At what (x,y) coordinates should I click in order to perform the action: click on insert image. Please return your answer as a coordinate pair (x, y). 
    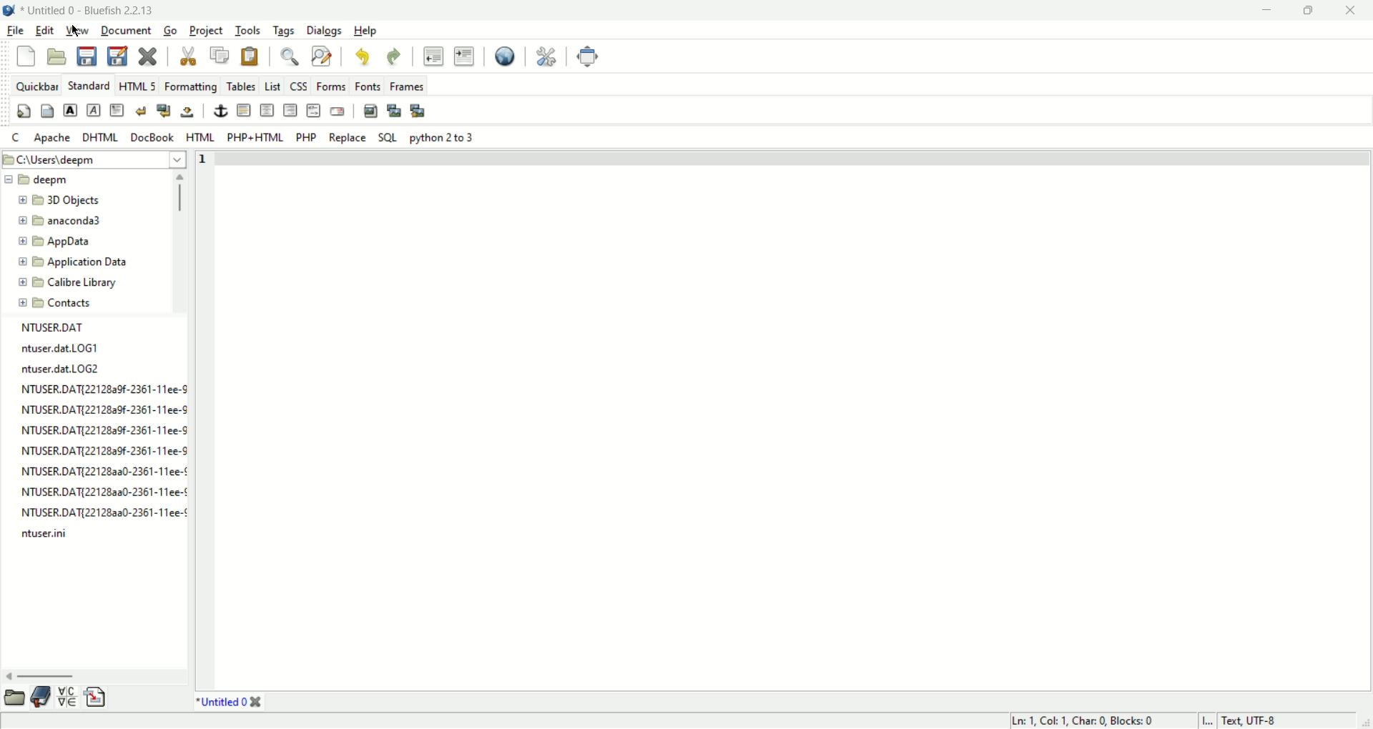
    Looking at the image, I should click on (370, 111).